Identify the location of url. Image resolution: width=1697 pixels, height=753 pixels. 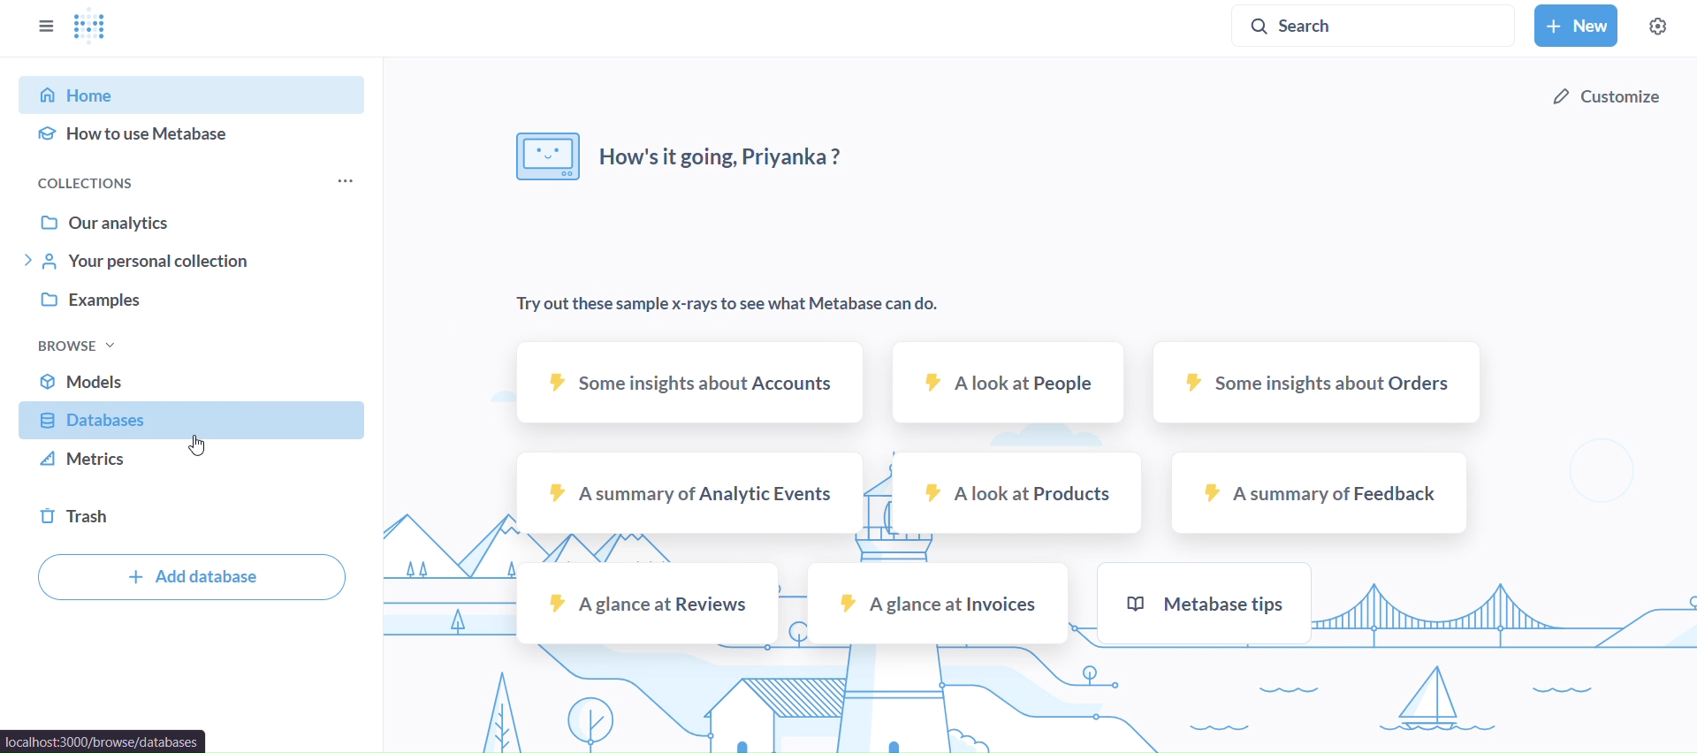
(105, 741).